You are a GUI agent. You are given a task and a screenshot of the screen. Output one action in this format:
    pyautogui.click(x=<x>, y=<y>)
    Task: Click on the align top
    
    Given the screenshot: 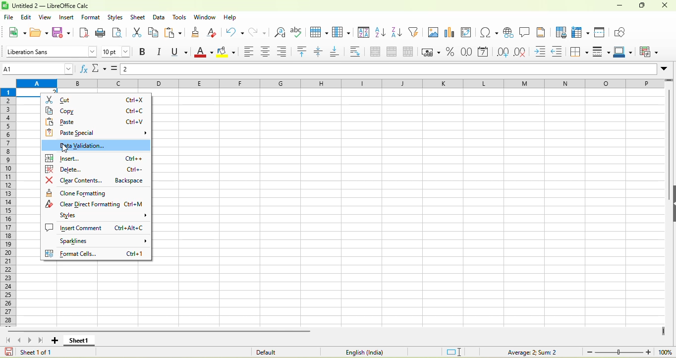 What is the action you would take?
    pyautogui.click(x=303, y=52)
    